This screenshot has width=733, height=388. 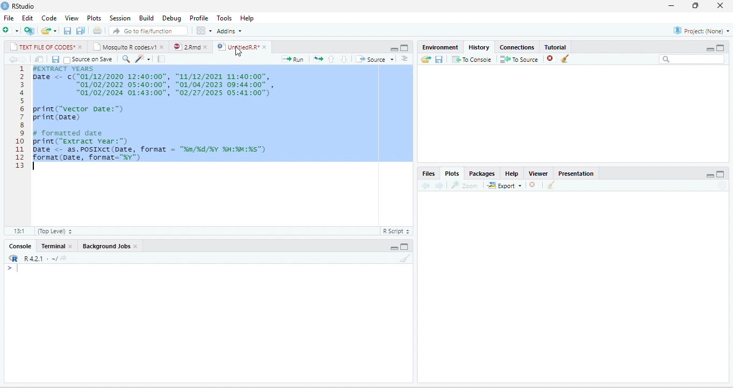 I want to click on maximize, so click(x=721, y=174).